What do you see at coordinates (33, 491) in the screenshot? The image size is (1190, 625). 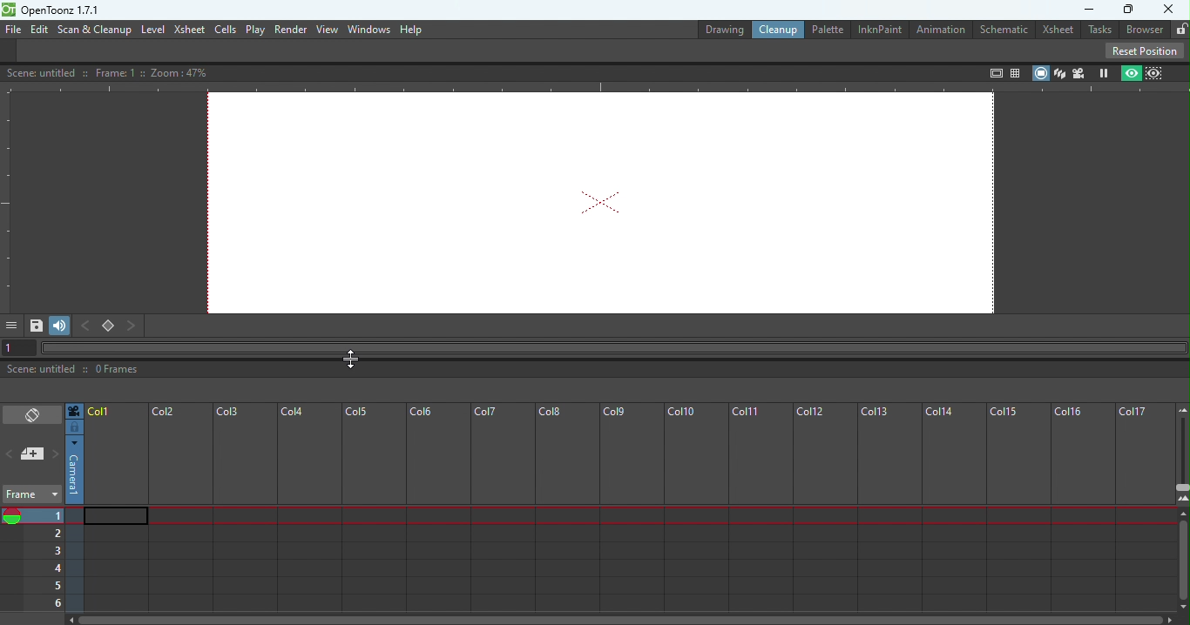 I see `Frame` at bounding box center [33, 491].